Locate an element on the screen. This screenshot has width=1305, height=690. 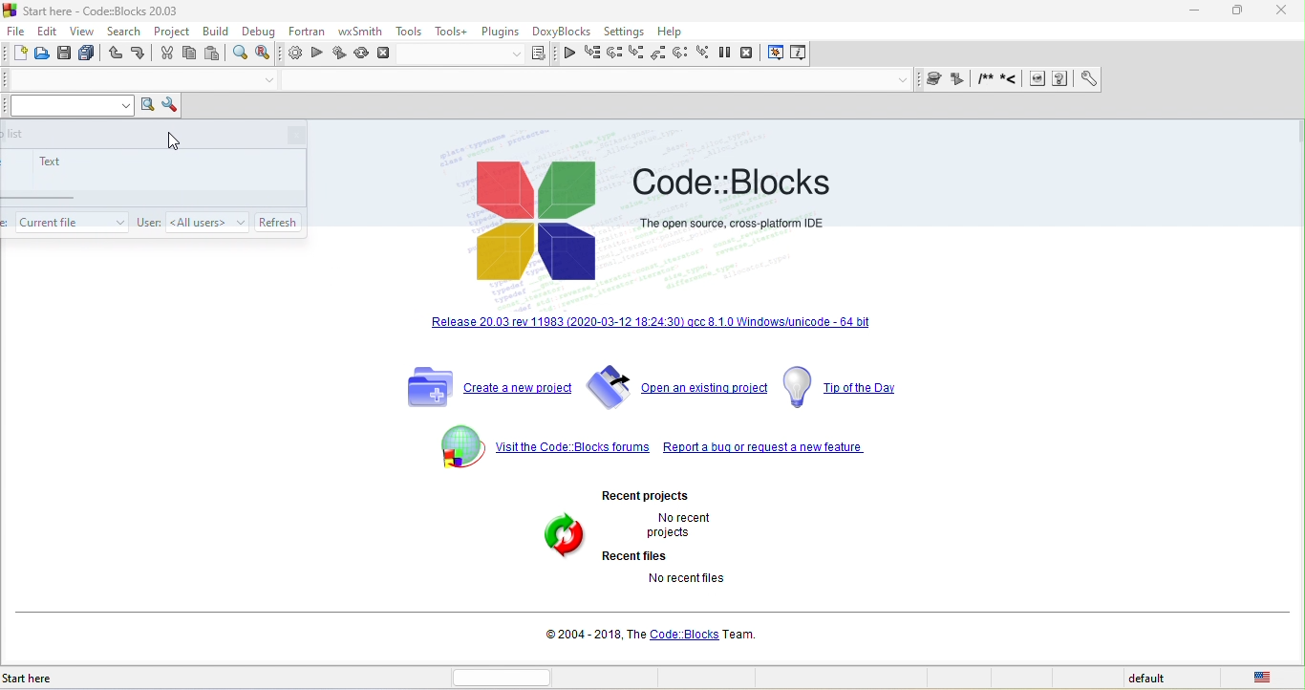
visit the code ; blocks forums report a bug or request a new feature is located at coordinates (652, 448).